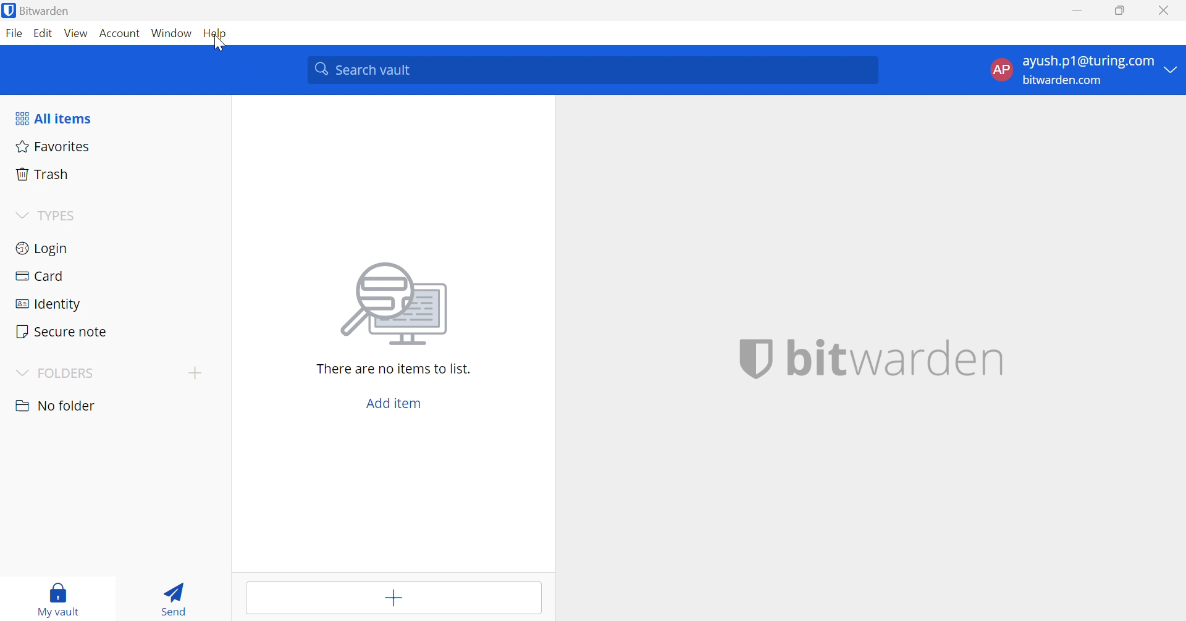  I want to click on Drop Down, so click(198, 373).